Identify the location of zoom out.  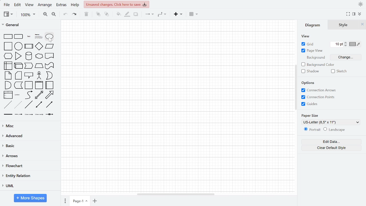
(53, 14).